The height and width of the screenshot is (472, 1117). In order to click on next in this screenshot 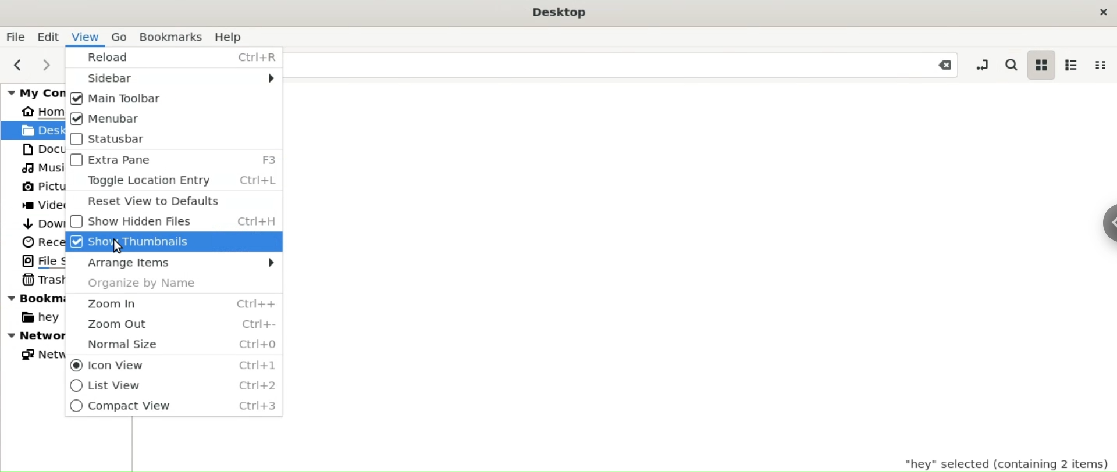, I will do `click(42, 66)`.